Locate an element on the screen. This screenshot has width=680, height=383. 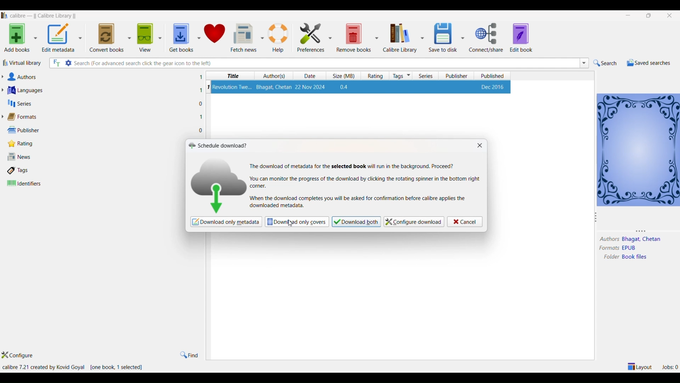
get books options dropdown button is located at coordinates (198, 34).